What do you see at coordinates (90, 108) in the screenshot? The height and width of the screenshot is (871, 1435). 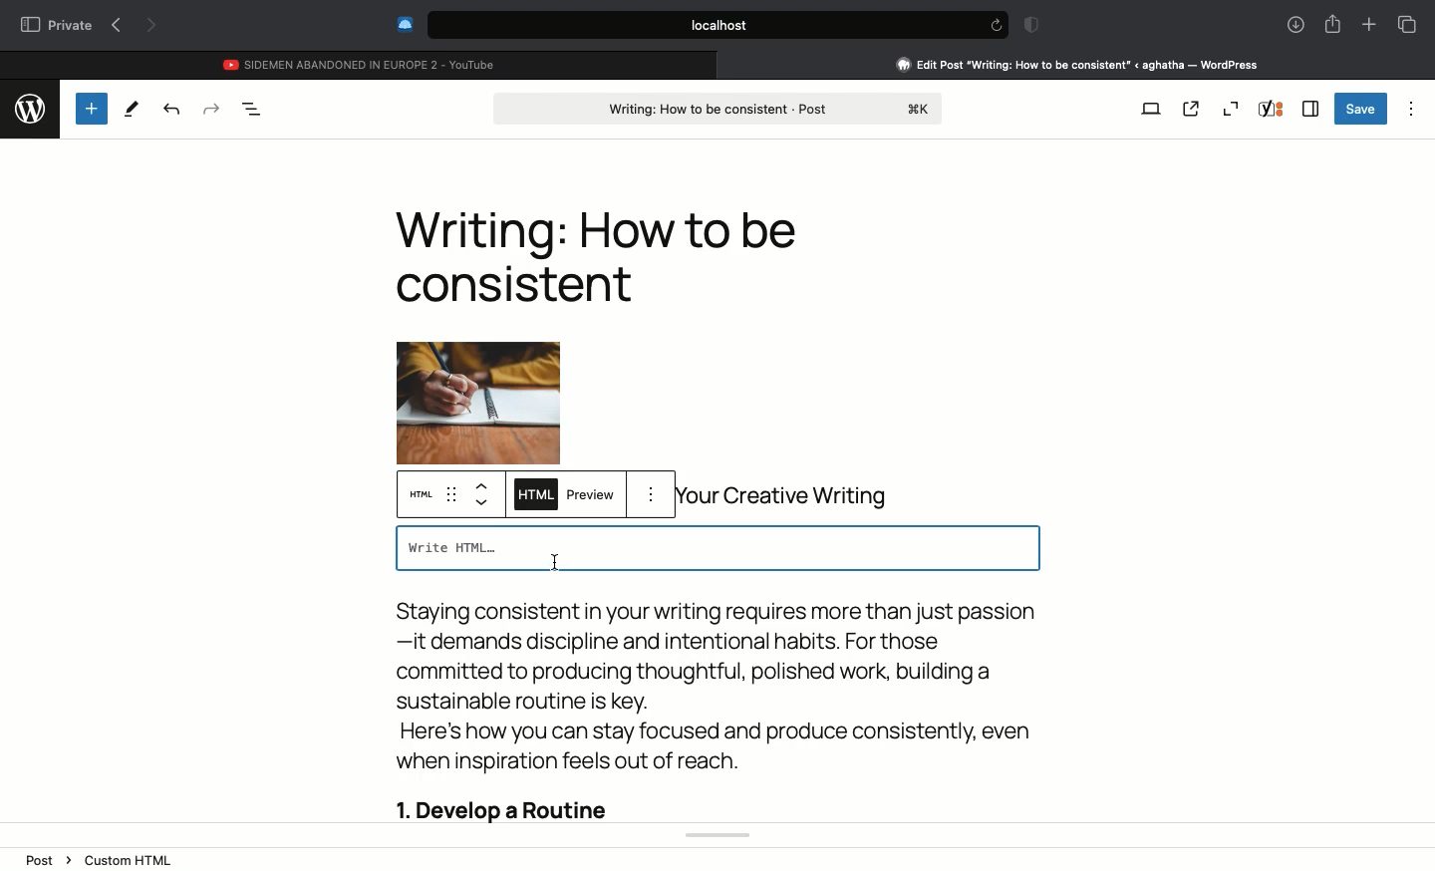 I see `Add new block` at bounding box center [90, 108].